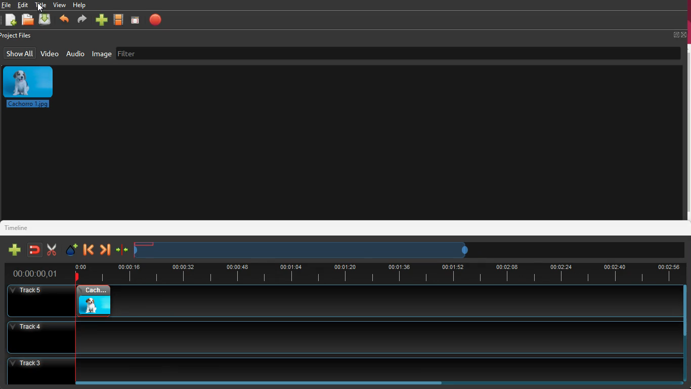 The height and width of the screenshot is (389, 691). What do you see at coordinates (101, 21) in the screenshot?
I see `add` at bounding box center [101, 21].